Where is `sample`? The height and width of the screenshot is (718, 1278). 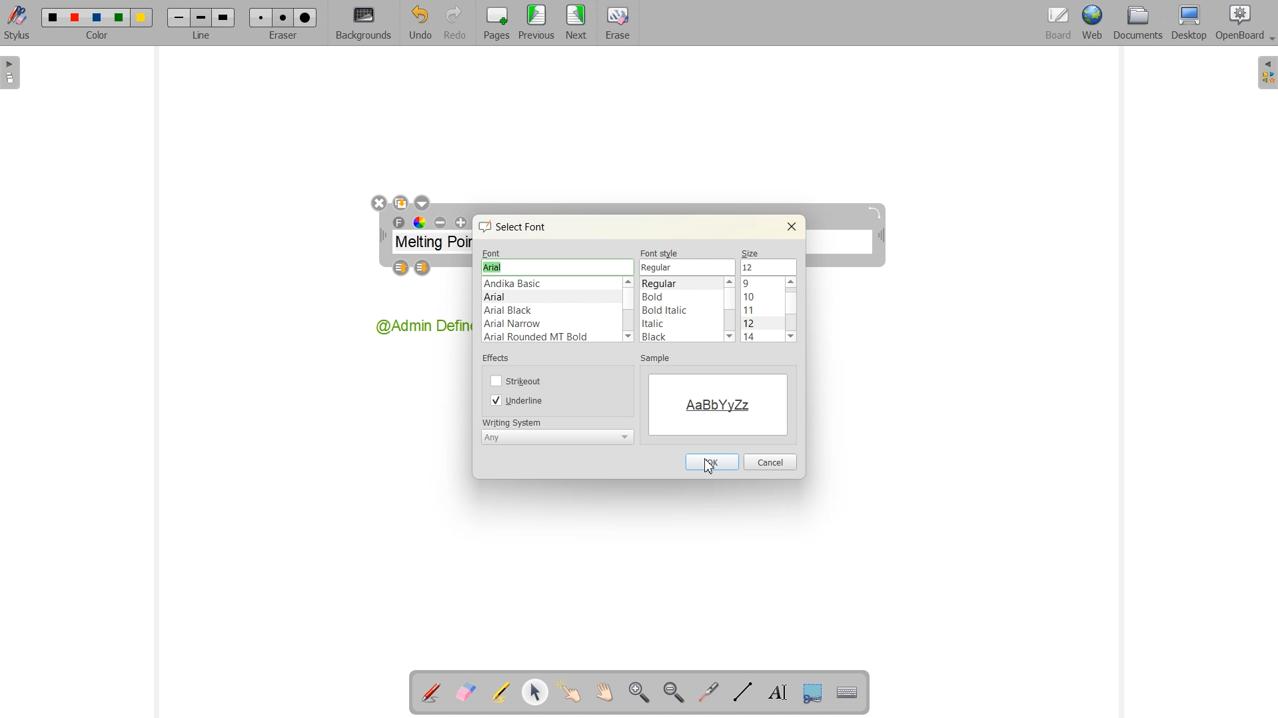
sample is located at coordinates (660, 360).